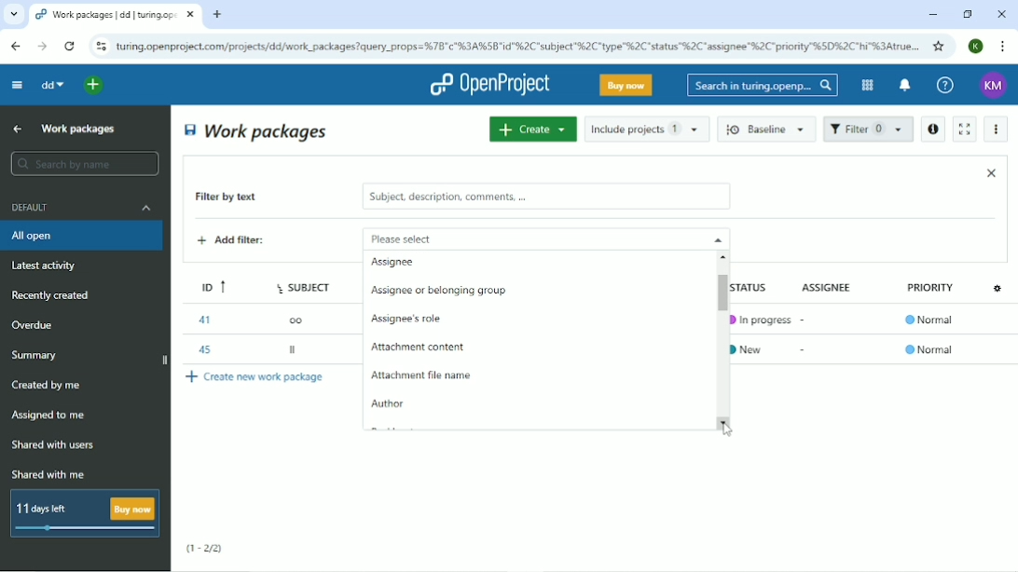 The image size is (1018, 572). I want to click on -, so click(805, 349).